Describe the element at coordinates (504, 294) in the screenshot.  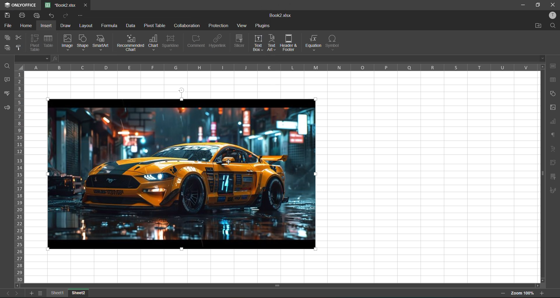
I see `zoom out` at that location.